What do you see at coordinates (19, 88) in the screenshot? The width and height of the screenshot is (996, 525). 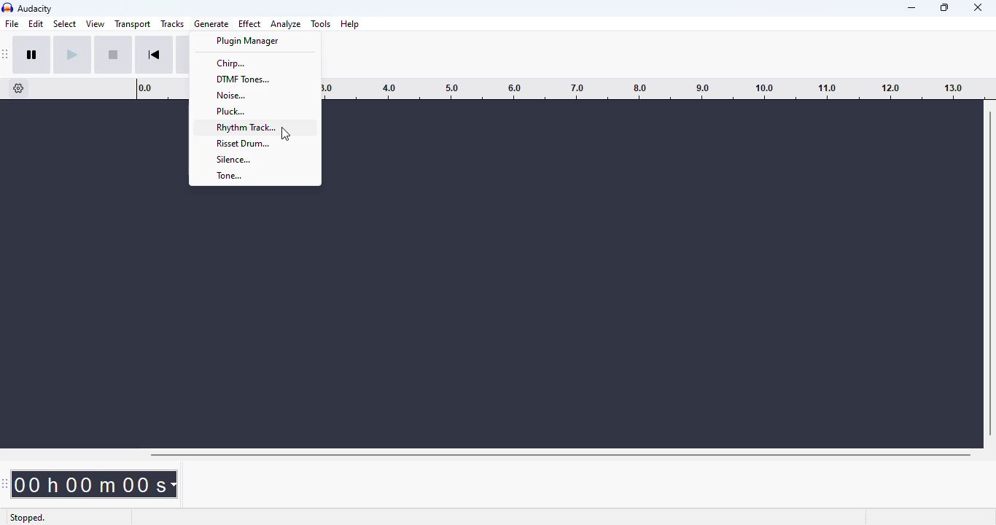 I see `timeline options` at bounding box center [19, 88].